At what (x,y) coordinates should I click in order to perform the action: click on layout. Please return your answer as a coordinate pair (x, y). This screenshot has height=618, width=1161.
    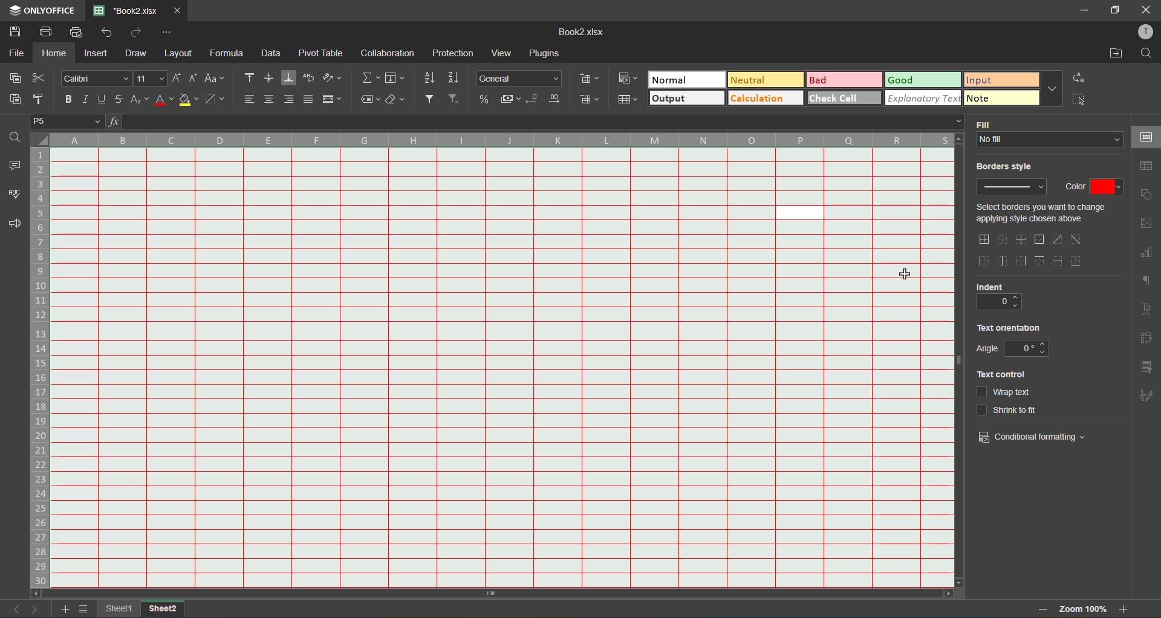
    Looking at the image, I should click on (178, 54).